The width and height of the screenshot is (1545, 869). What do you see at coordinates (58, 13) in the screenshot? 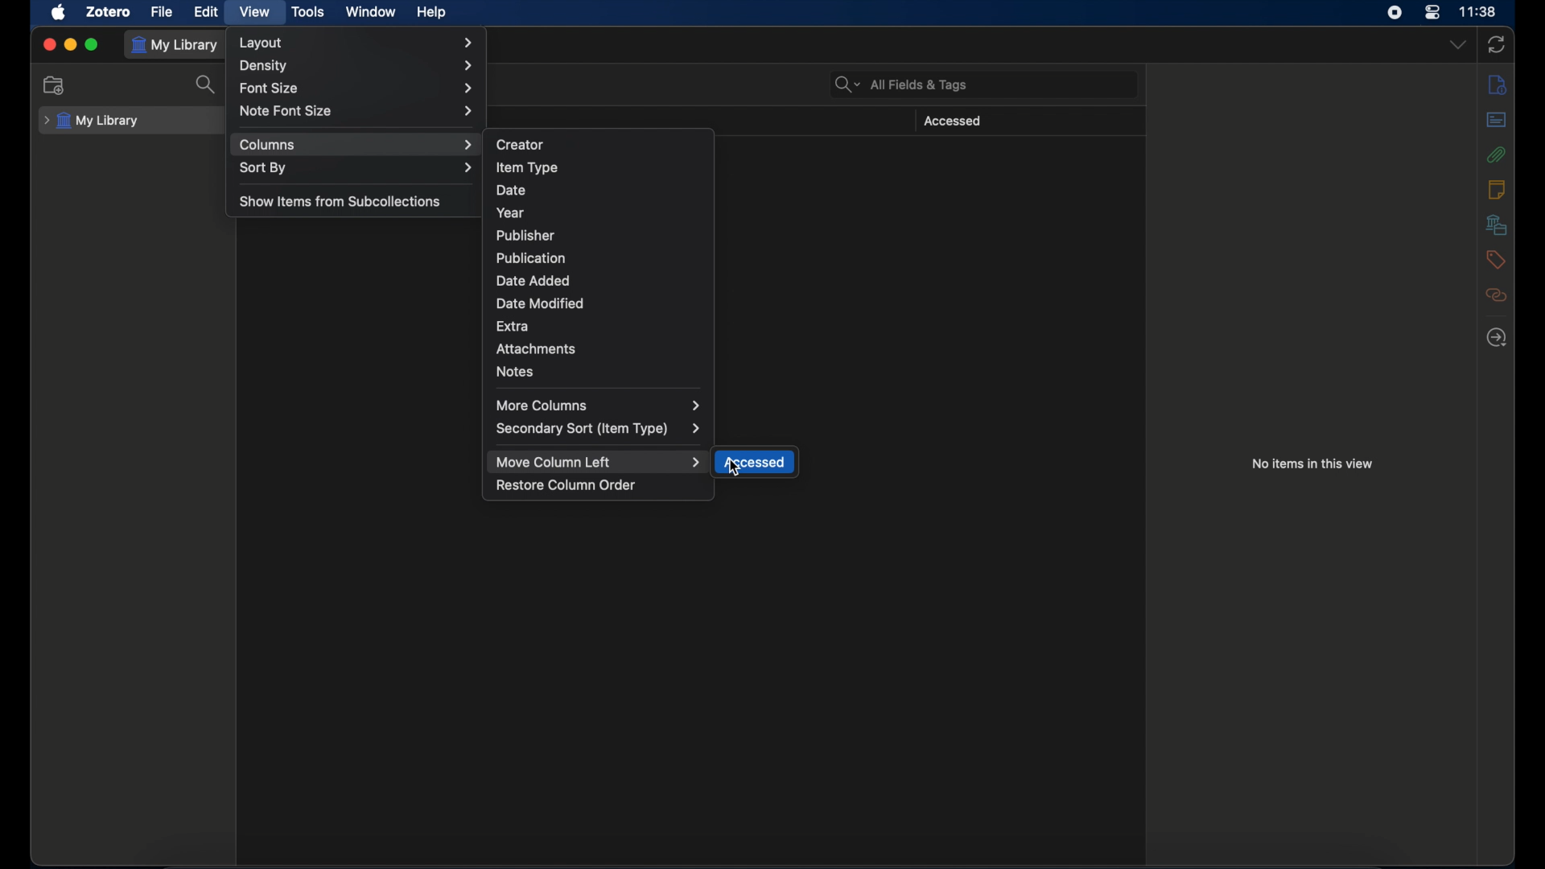
I see `apple` at bounding box center [58, 13].